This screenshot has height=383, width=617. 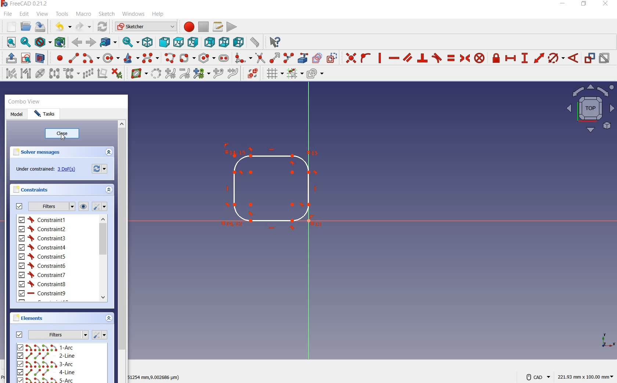 What do you see at coordinates (590, 59) in the screenshot?
I see `toggle driving/reference constraint` at bounding box center [590, 59].